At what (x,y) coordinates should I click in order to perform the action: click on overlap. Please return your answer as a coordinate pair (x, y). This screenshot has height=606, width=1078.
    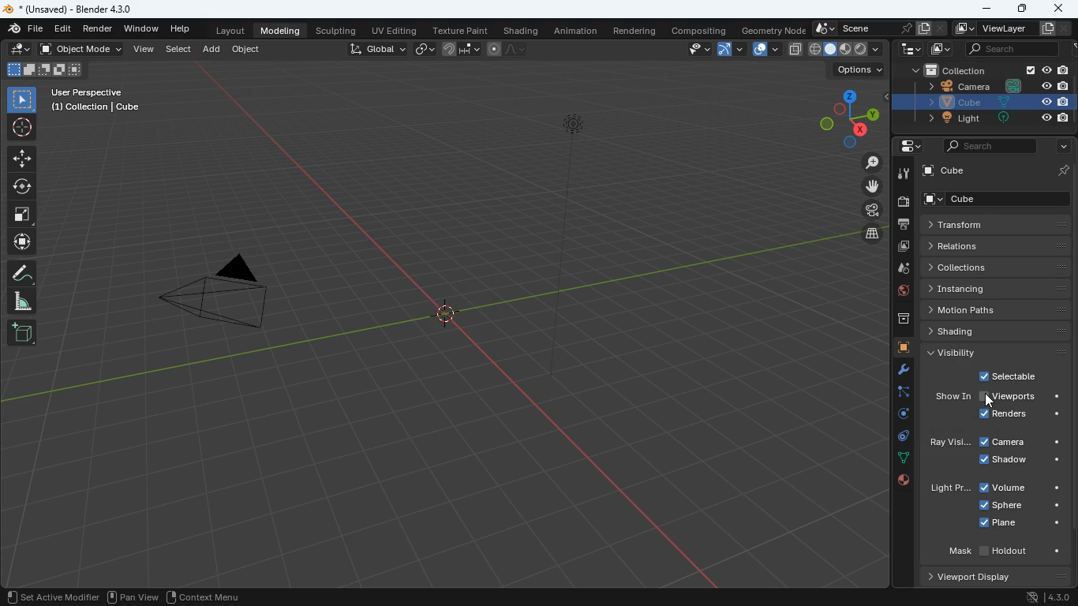
    Looking at the image, I should click on (767, 48).